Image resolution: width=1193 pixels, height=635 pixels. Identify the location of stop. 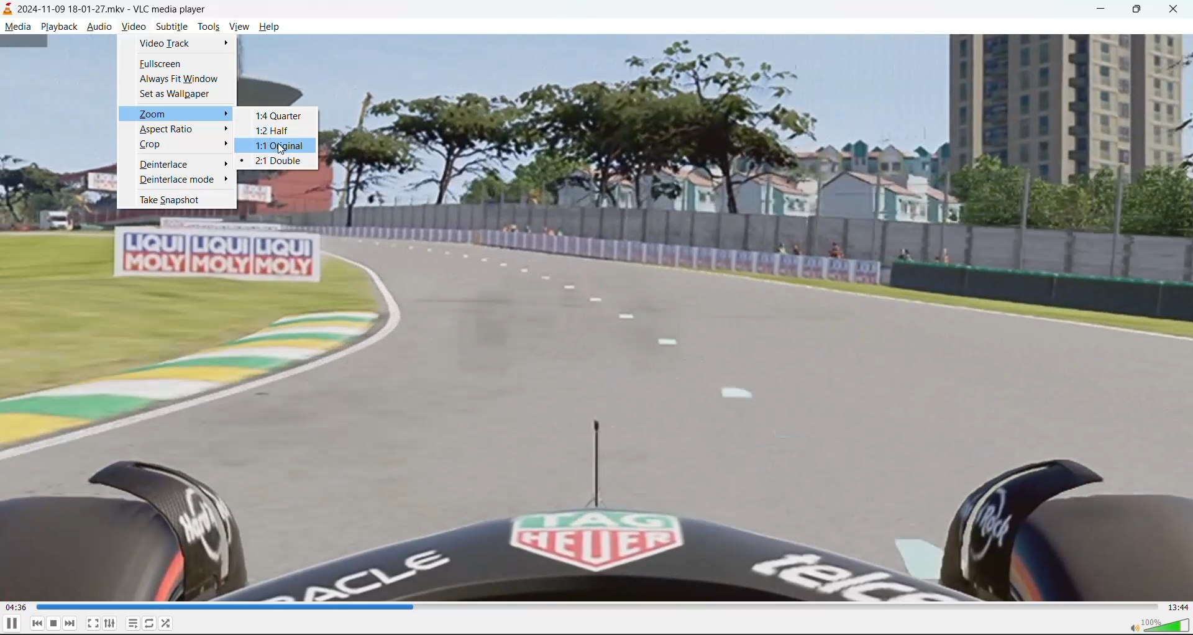
(52, 624).